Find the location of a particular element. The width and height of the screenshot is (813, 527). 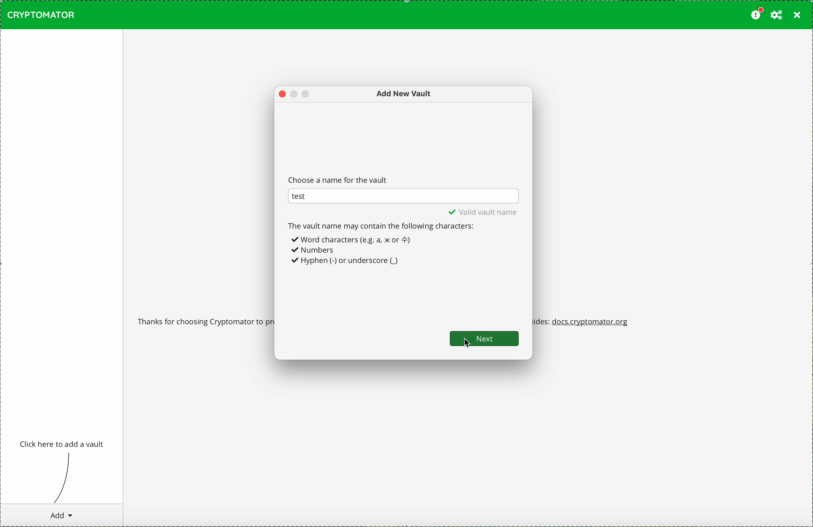

close is located at coordinates (797, 15).